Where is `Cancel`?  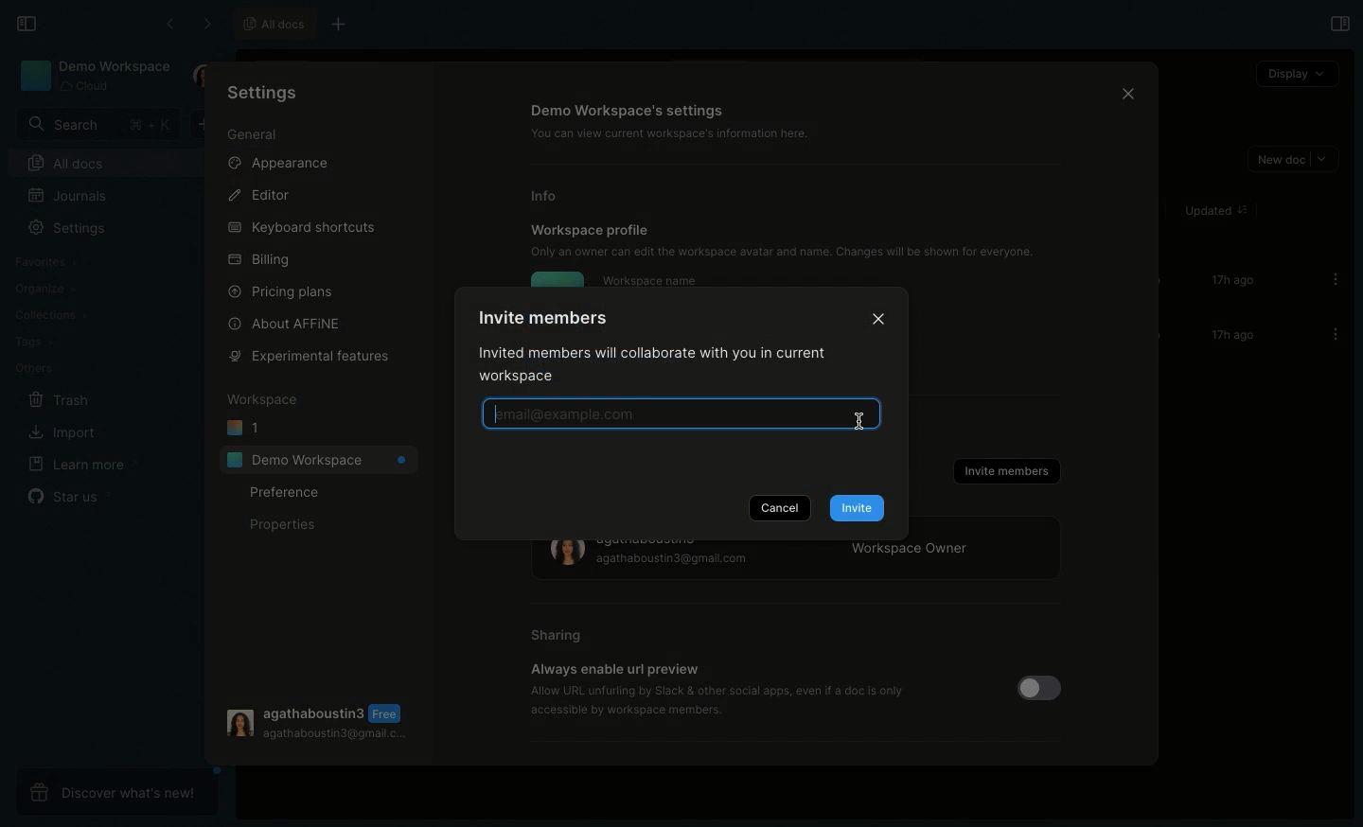
Cancel is located at coordinates (777, 509).